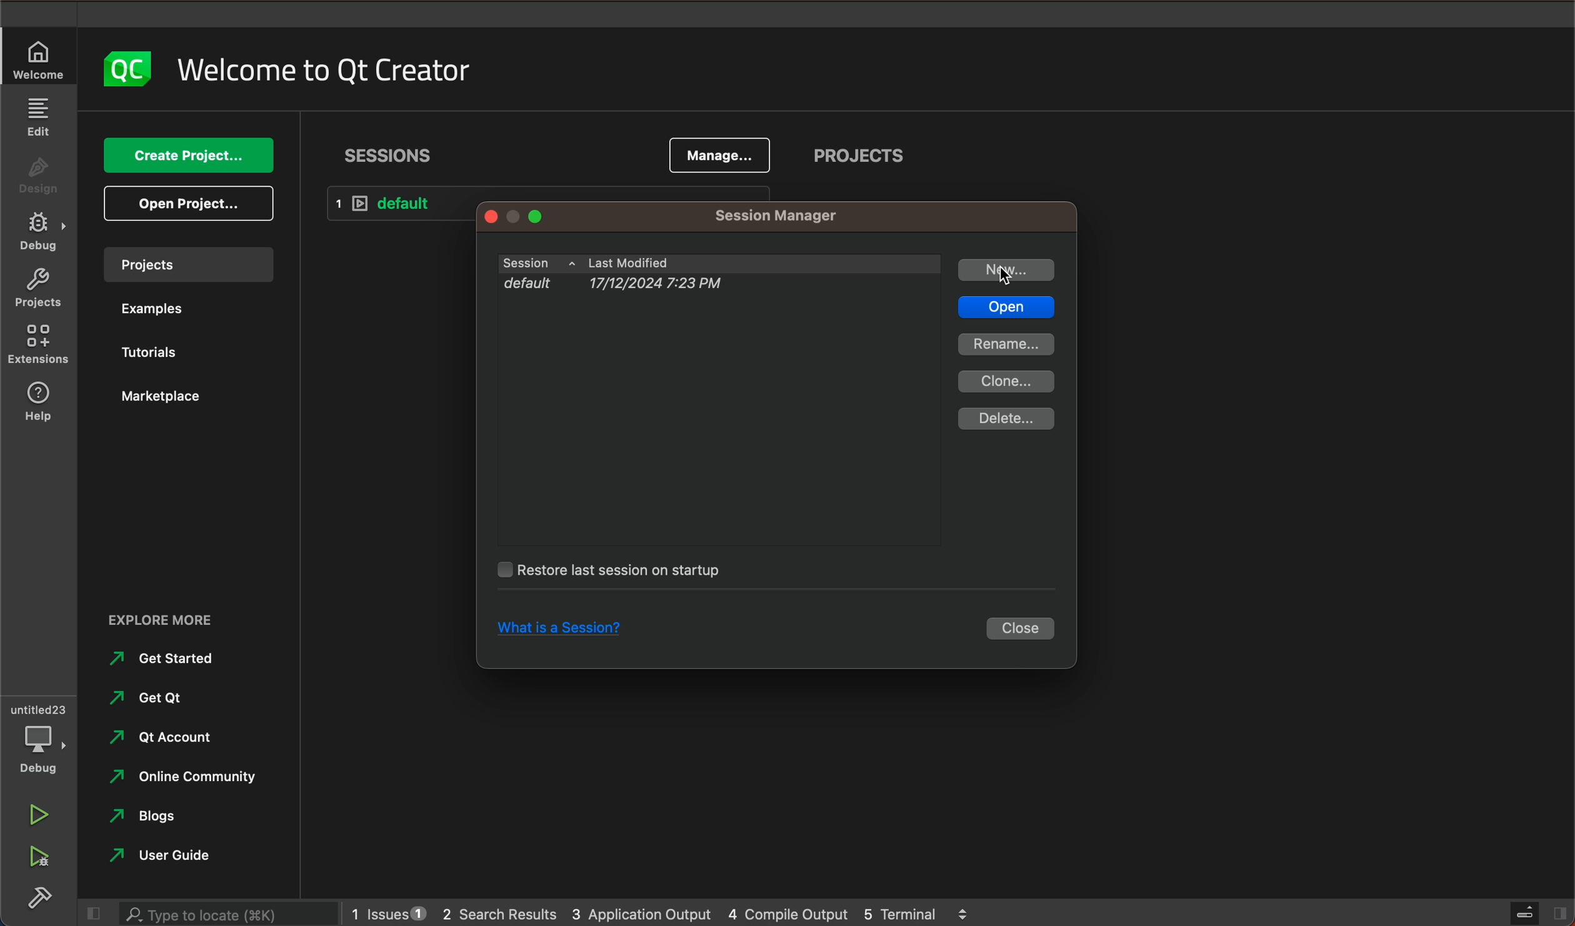 The width and height of the screenshot is (1575, 926). I want to click on issues, so click(386, 910).